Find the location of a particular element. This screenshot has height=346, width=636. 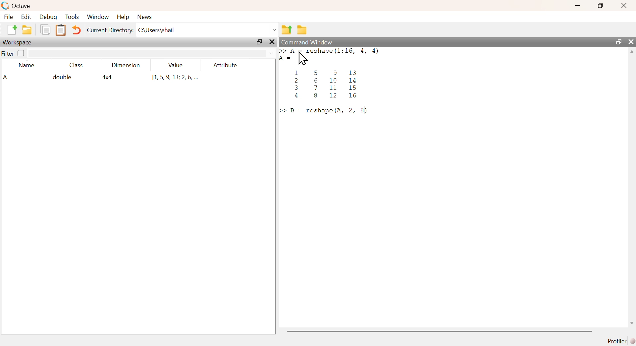

1,5,9,13;2,6, .. is located at coordinates (175, 77).